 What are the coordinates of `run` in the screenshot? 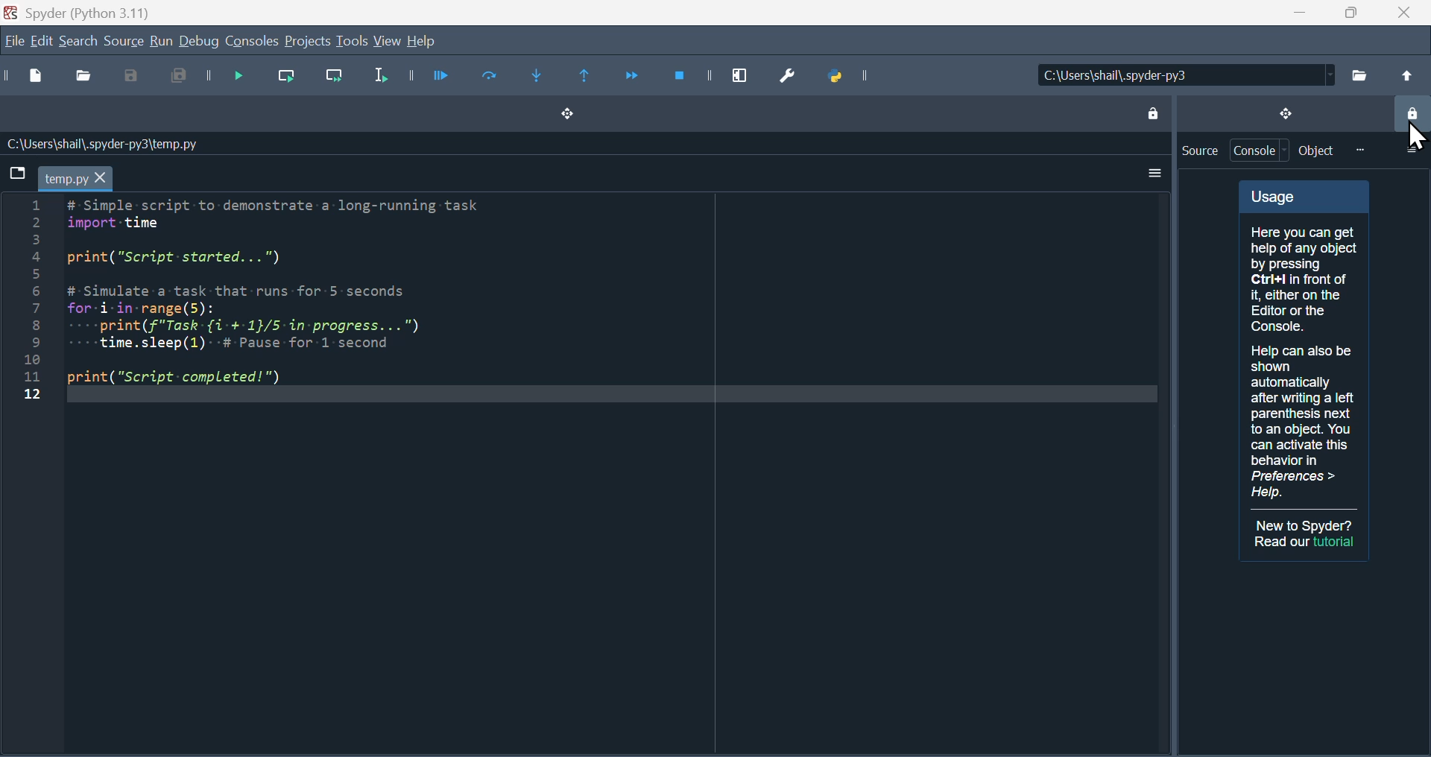 It's located at (160, 42).